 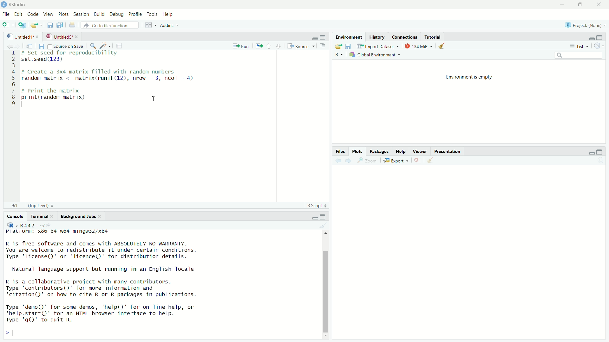 I want to click on close, so click(x=601, y=5).